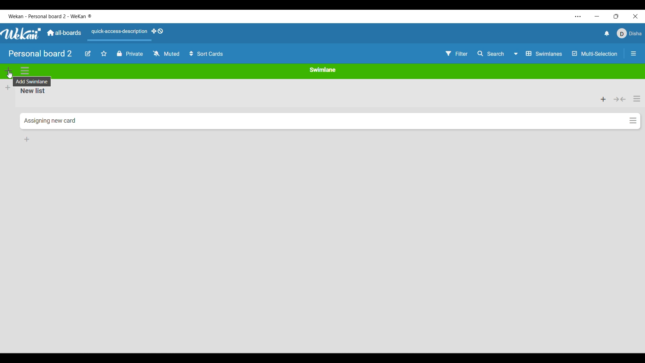  What do you see at coordinates (27, 139) in the screenshot?
I see `Add card to bottom of list` at bounding box center [27, 139].